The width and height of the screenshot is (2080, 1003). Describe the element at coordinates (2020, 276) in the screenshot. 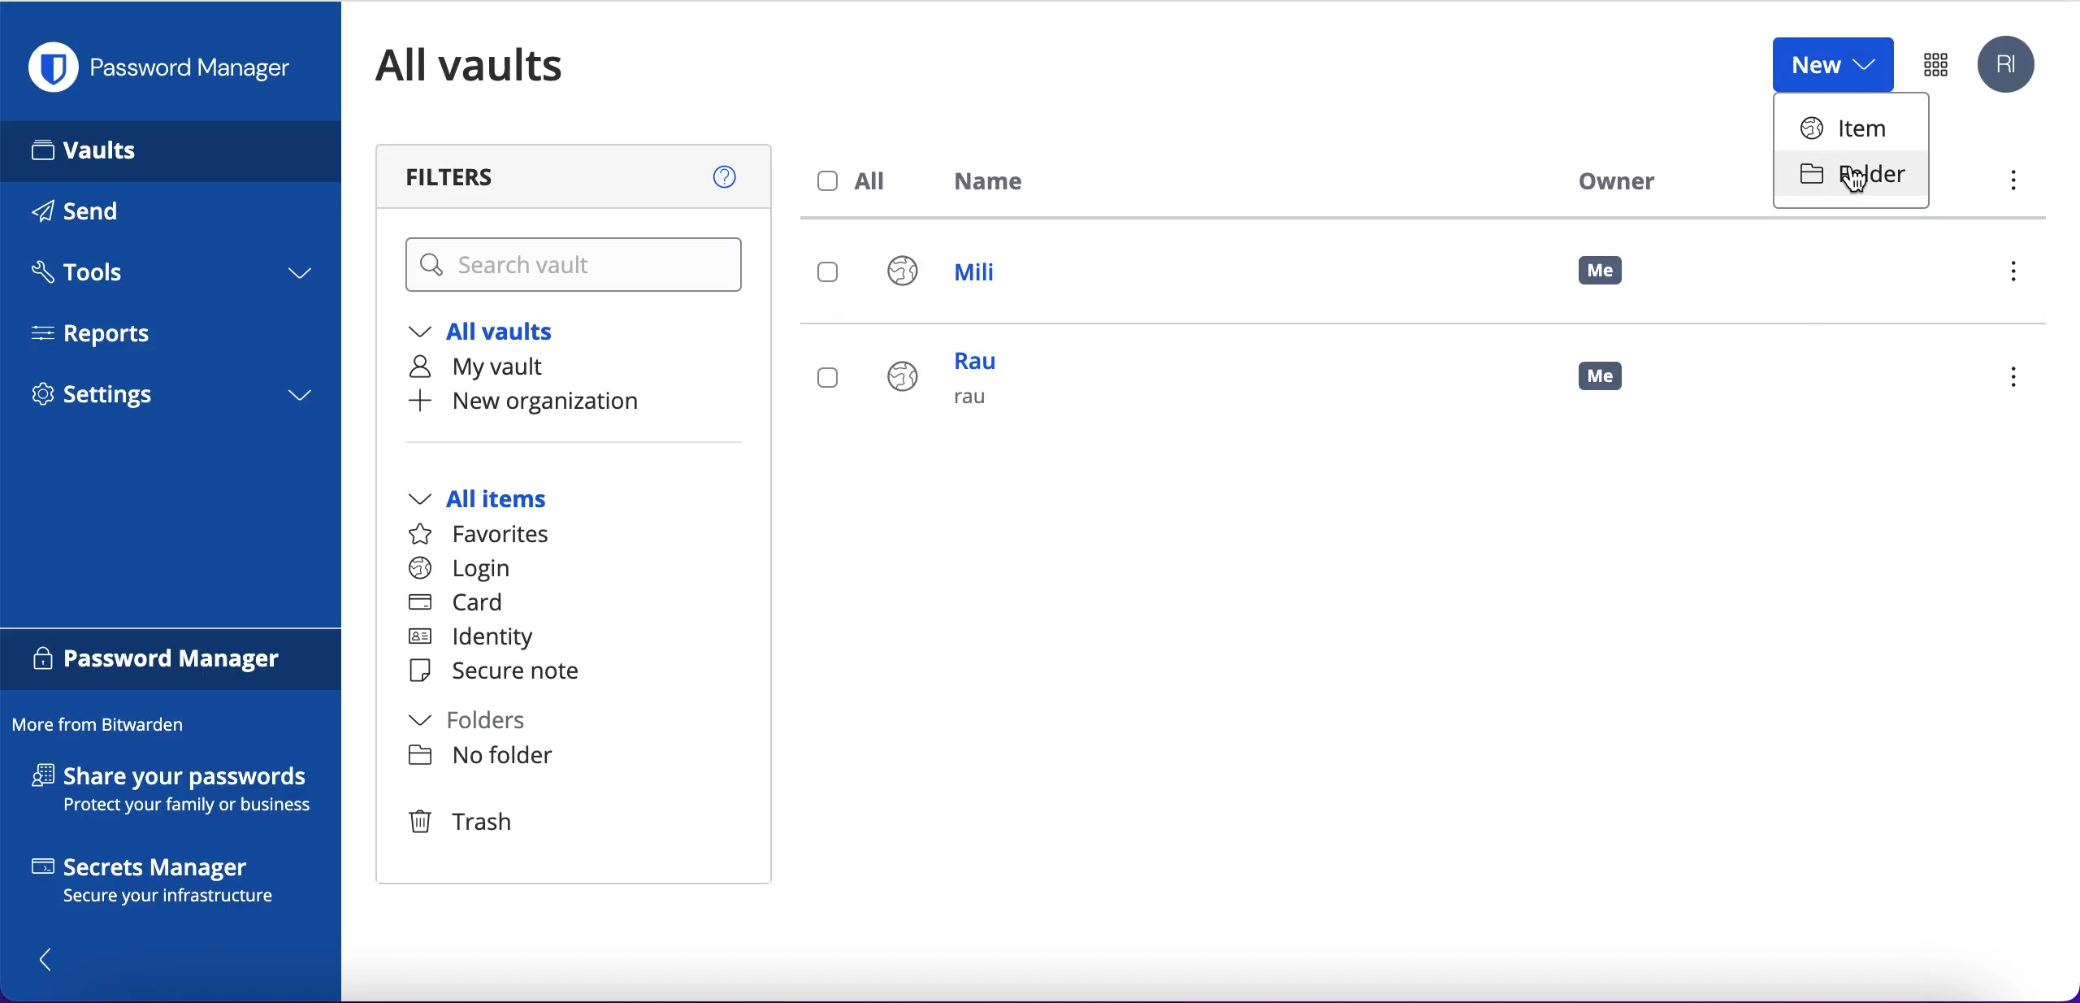

I see `menu ` at that location.